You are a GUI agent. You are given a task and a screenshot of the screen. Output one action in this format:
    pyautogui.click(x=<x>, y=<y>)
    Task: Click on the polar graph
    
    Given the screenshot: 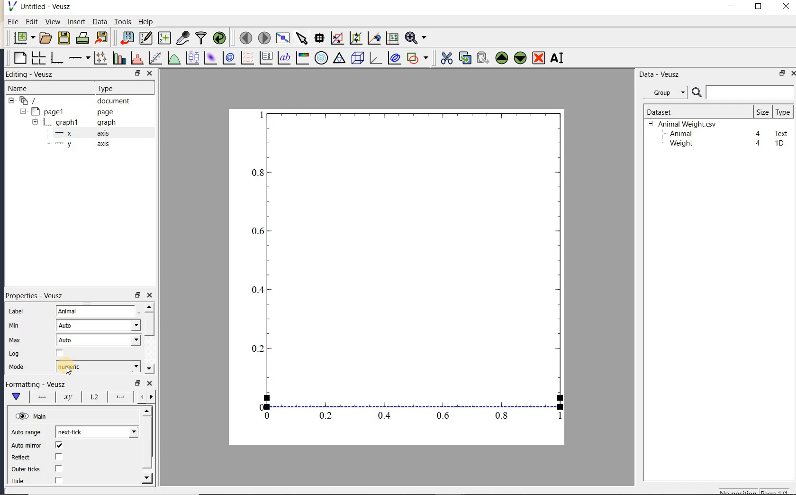 What is the action you would take?
    pyautogui.click(x=321, y=58)
    